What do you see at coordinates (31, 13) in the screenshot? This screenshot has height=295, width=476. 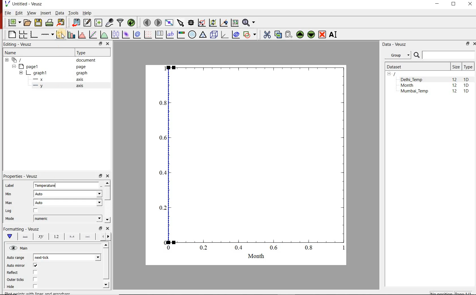 I see `View` at bounding box center [31, 13].